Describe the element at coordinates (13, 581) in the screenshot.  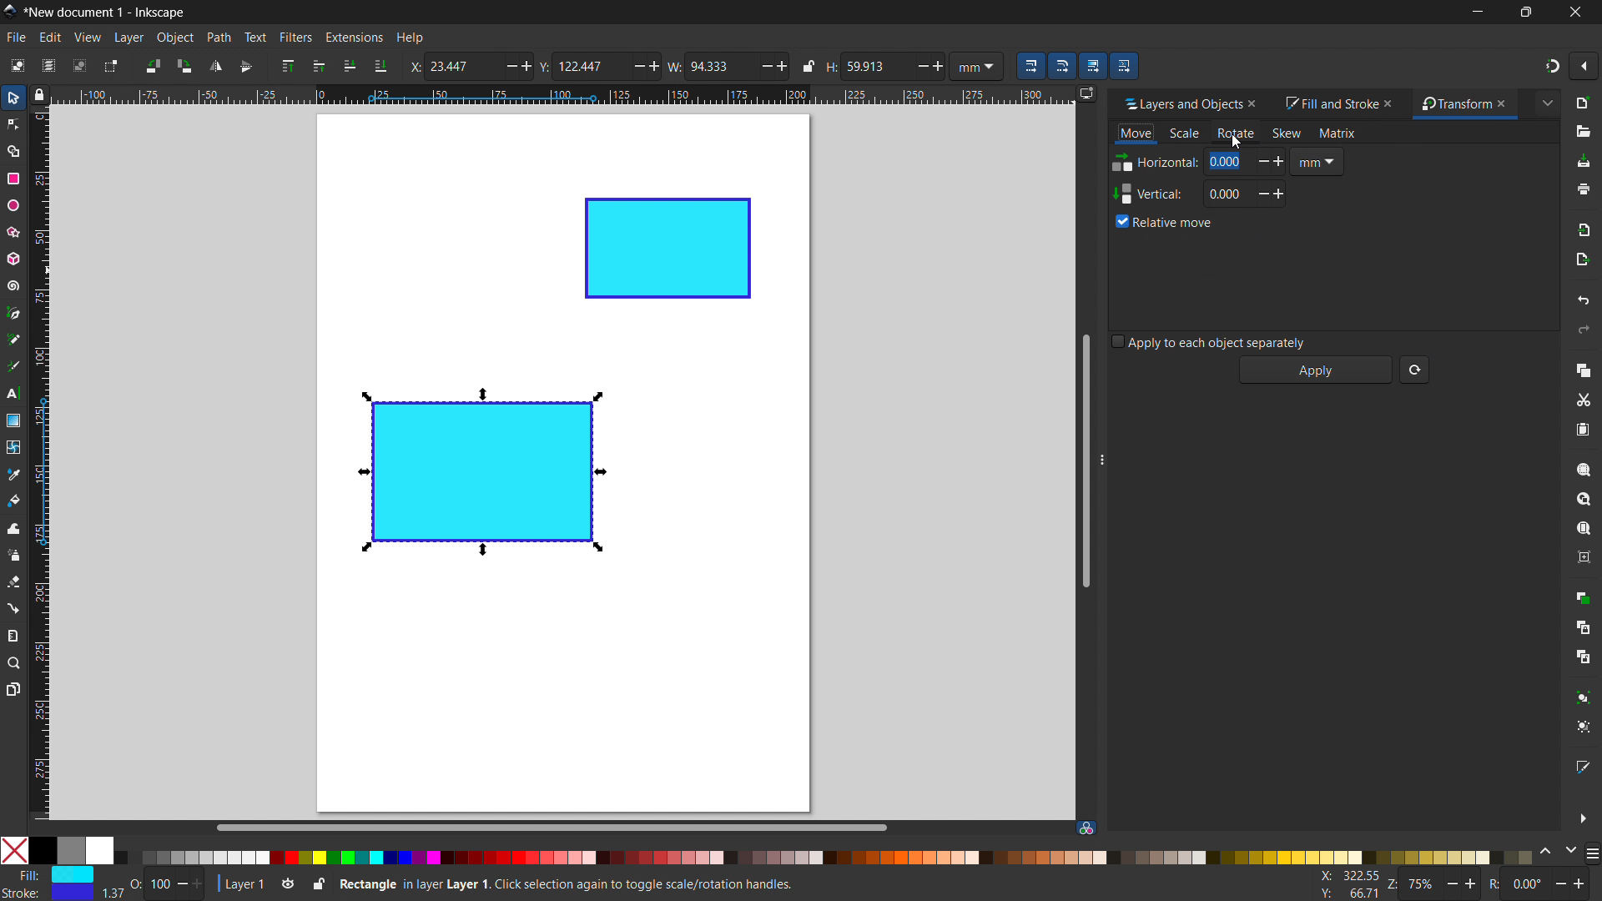
I see `erasor tool` at that location.